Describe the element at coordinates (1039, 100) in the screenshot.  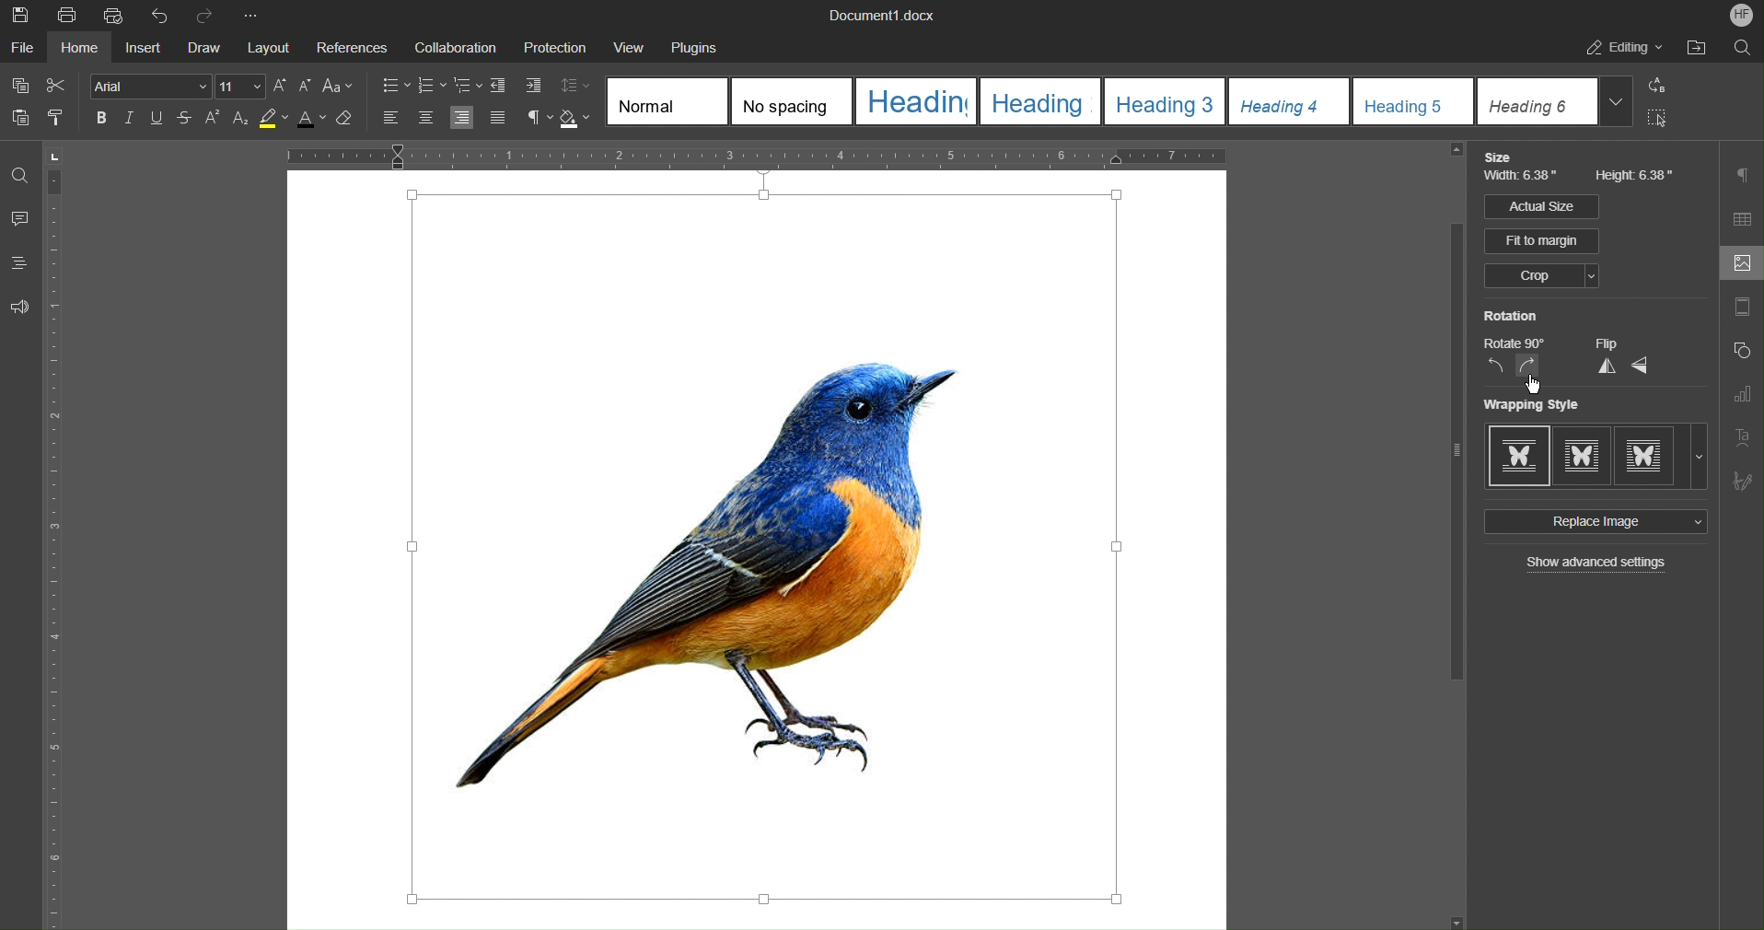
I see `Heading 2` at that location.